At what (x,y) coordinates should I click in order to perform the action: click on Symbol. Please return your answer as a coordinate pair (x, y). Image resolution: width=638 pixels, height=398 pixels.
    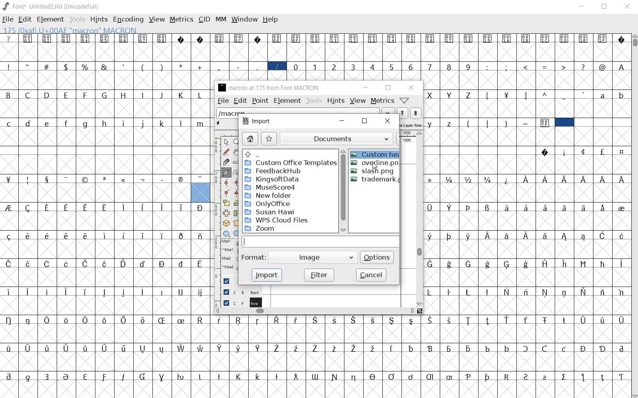
    Looking at the image, I should click on (9, 208).